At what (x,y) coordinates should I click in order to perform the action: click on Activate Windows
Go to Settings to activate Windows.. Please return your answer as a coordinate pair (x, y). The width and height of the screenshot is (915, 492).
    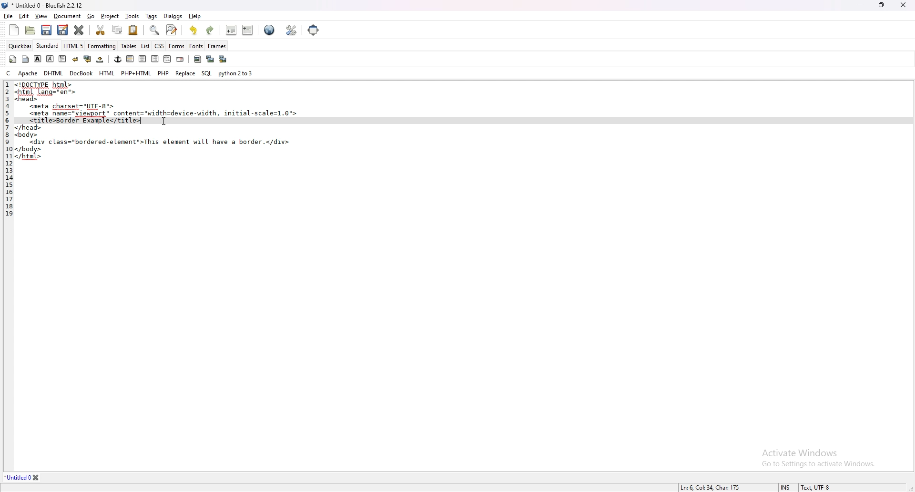
    Looking at the image, I should click on (814, 454).